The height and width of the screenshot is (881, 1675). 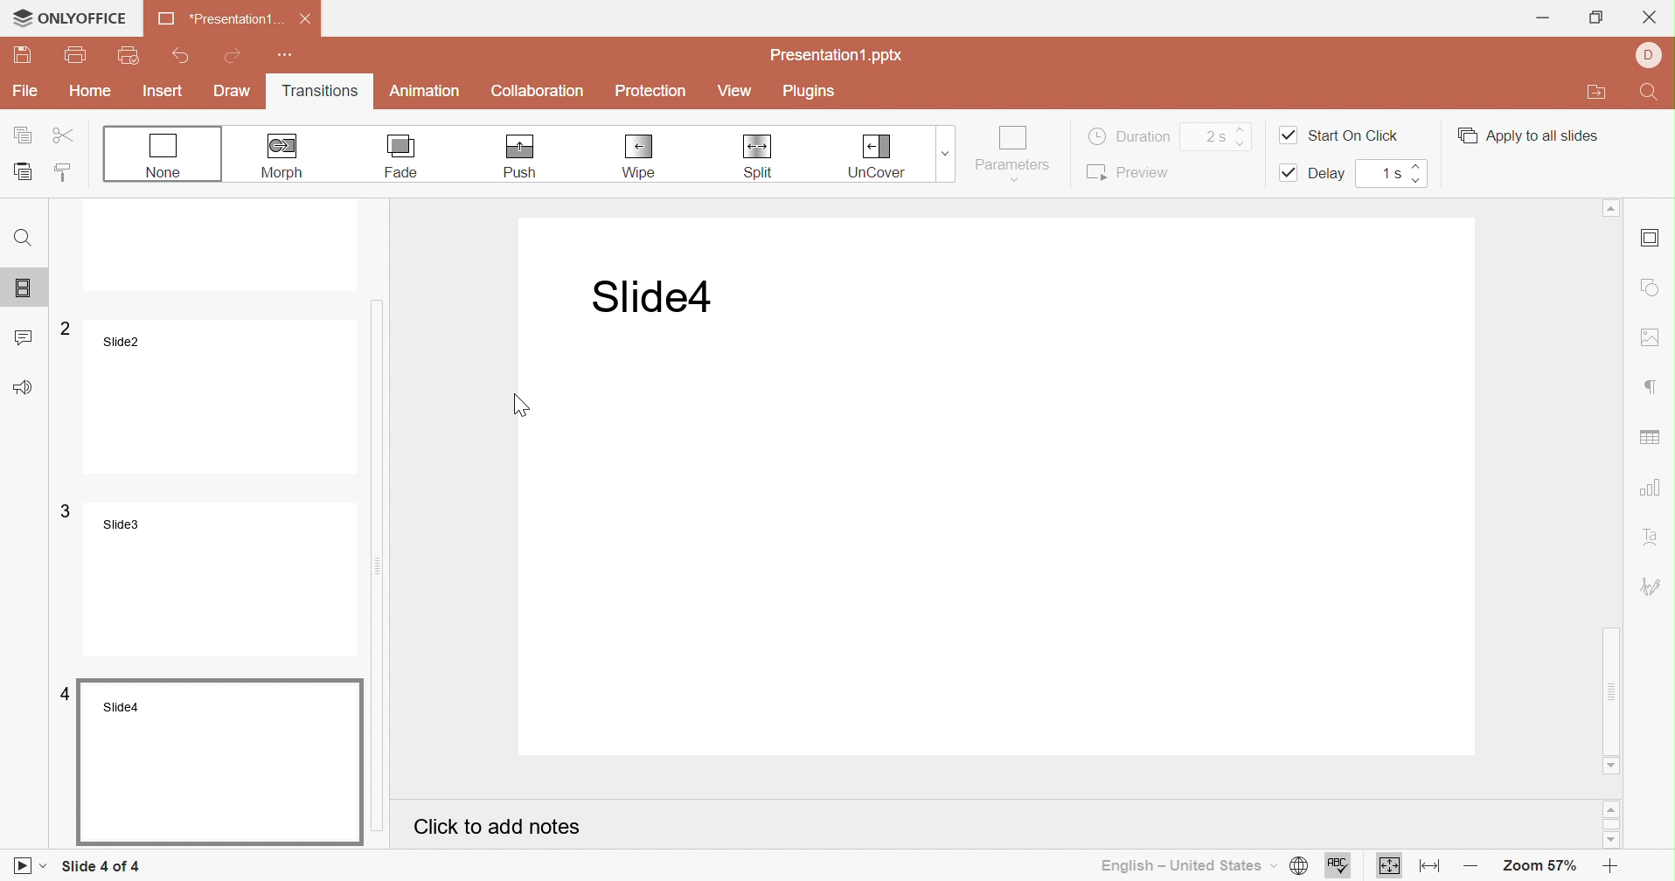 I want to click on Home, so click(x=90, y=90).